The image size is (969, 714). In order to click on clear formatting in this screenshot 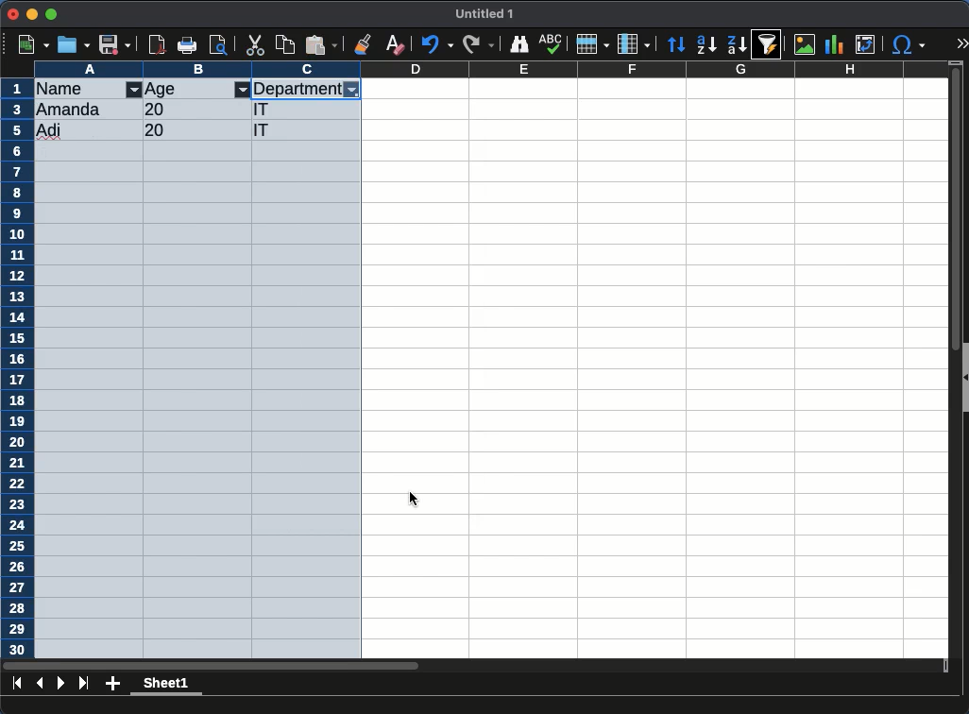, I will do `click(395, 43)`.